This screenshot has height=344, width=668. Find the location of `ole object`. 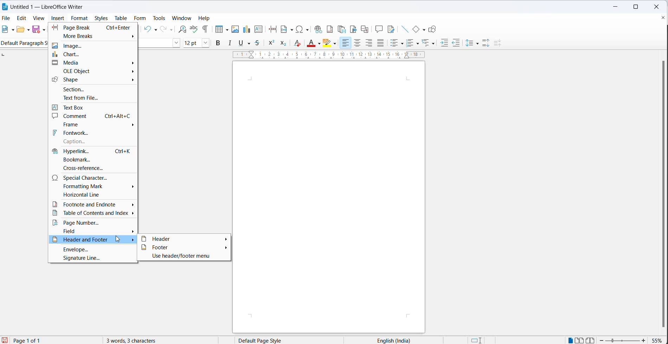

ole object is located at coordinates (93, 71).